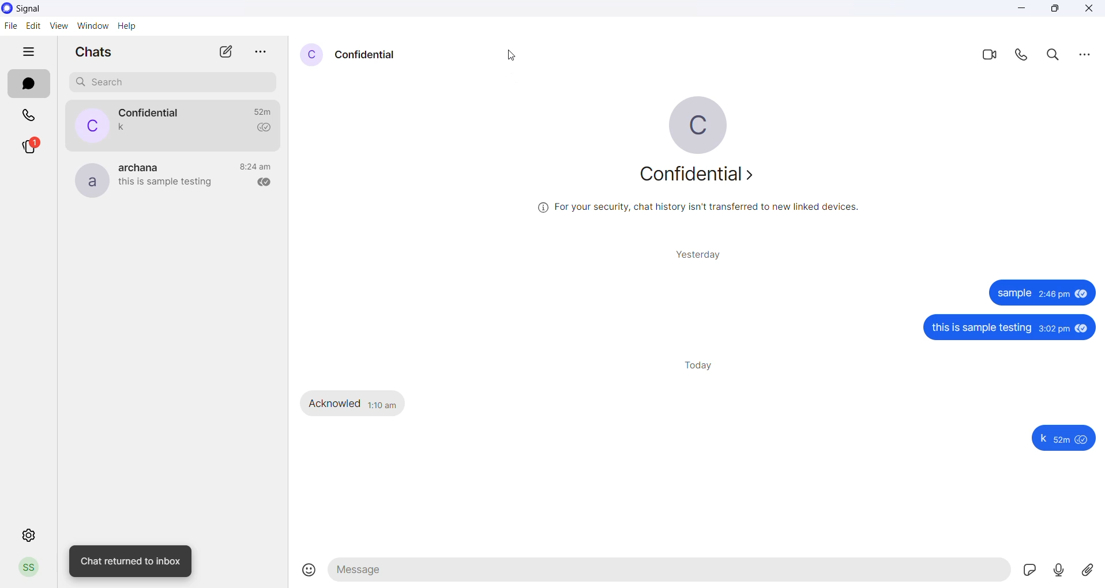  Describe the element at coordinates (1016, 293) in the screenshot. I see `sample` at that location.